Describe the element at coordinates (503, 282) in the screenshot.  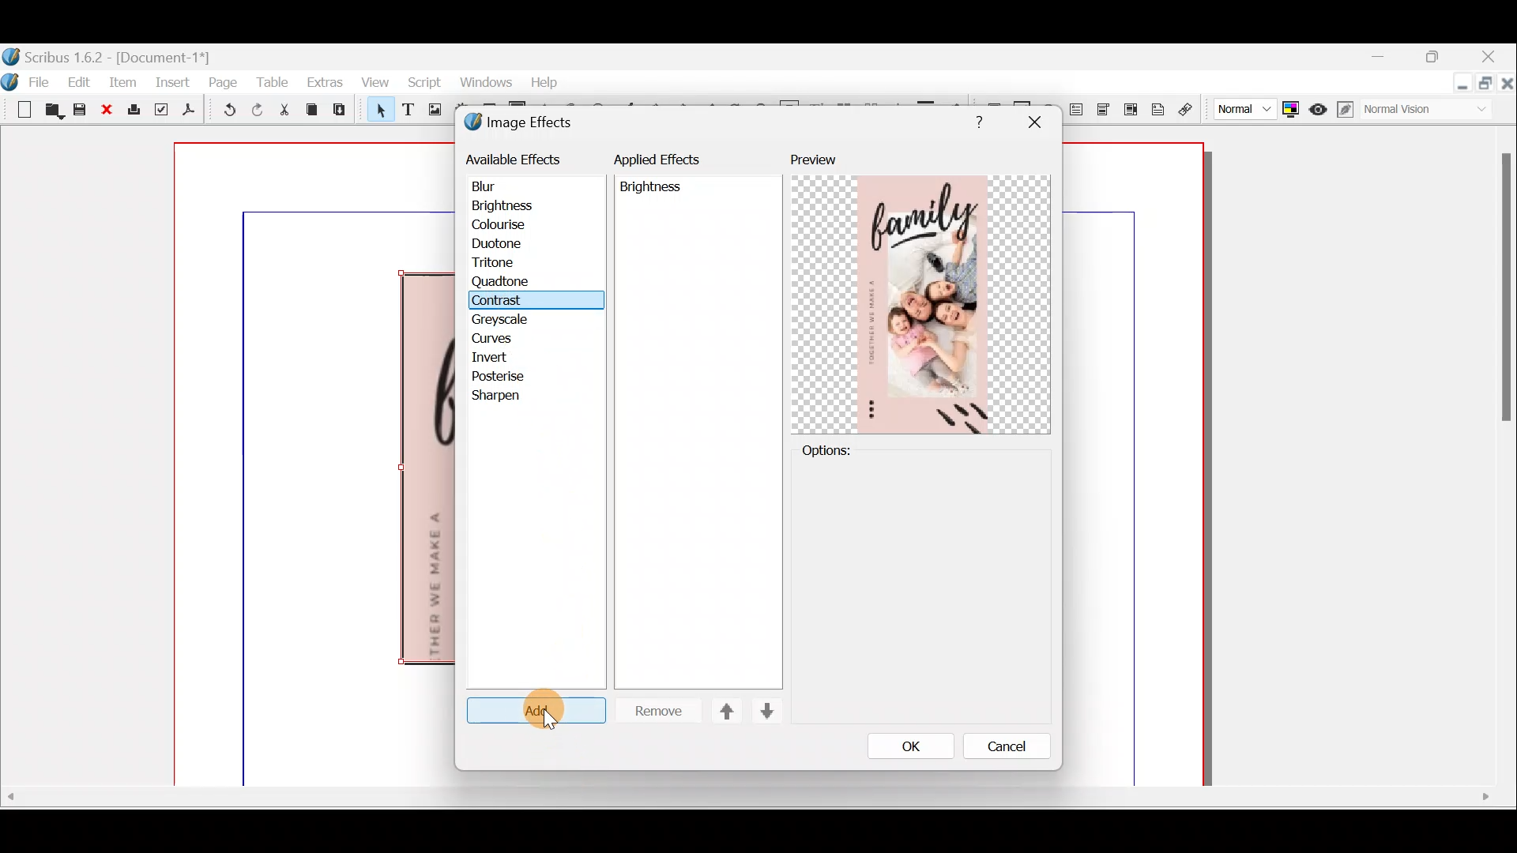
I see `Quatone` at that location.